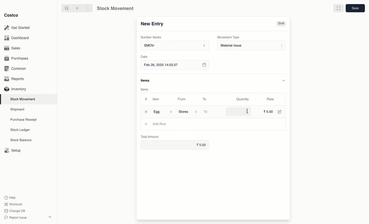 The width and height of the screenshot is (369, 224). What do you see at coordinates (269, 111) in the screenshot?
I see `5.00` at bounding box center [269, 111].